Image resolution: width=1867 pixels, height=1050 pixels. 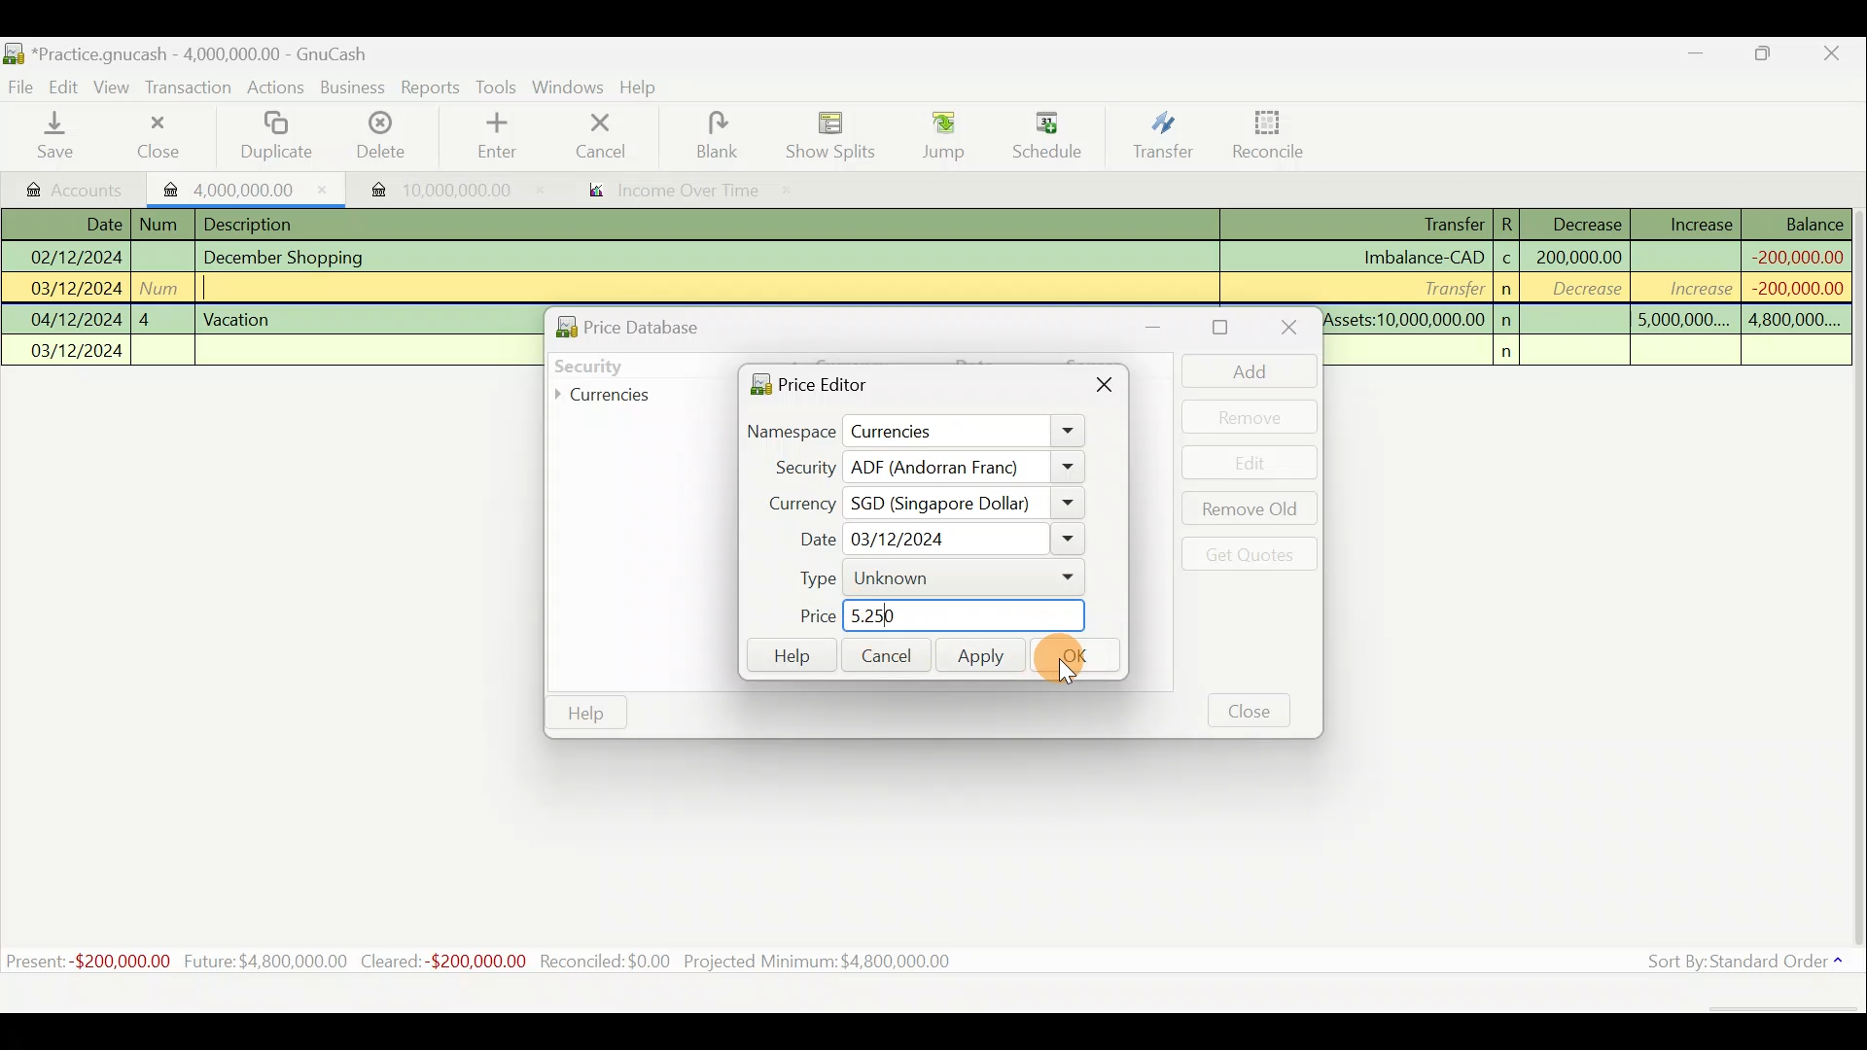 What do you see at coordinates (68, 186) in the screenshot?
I see `Accounts` at bounding box center [68, 186].